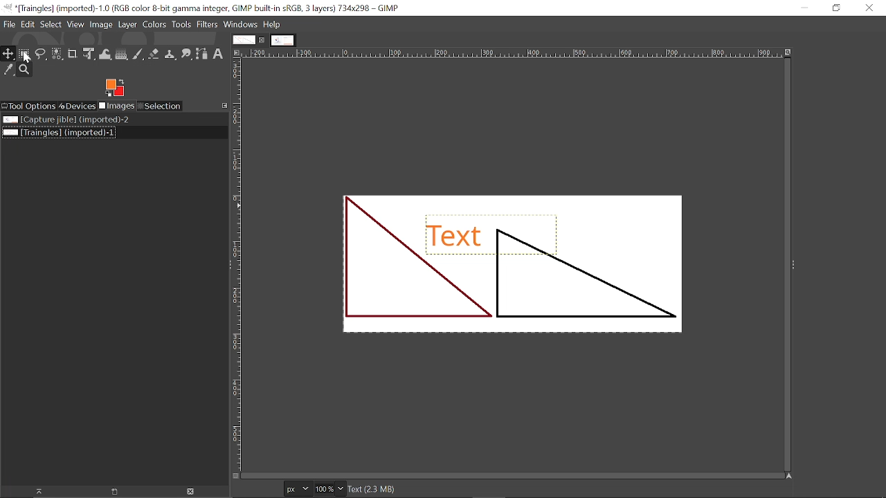  I want to click on Colors, so click(154, 25).